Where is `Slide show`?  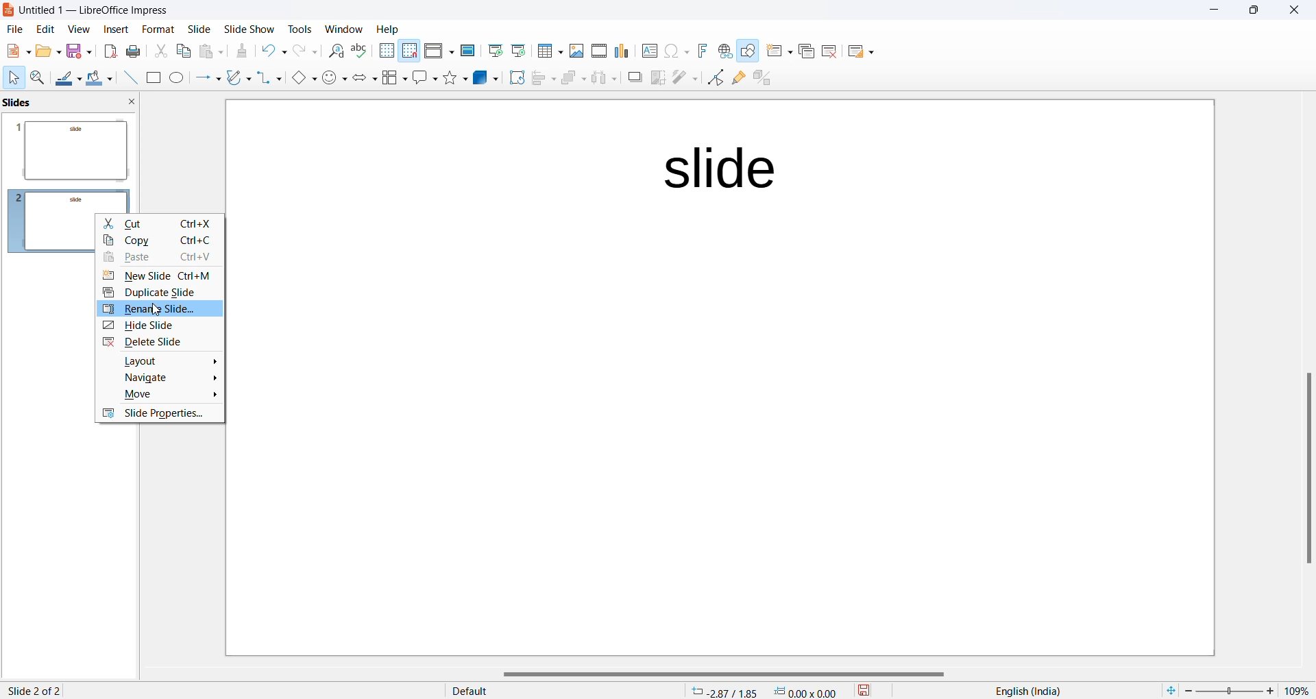
Slide show is located at coordinates (248, 27).